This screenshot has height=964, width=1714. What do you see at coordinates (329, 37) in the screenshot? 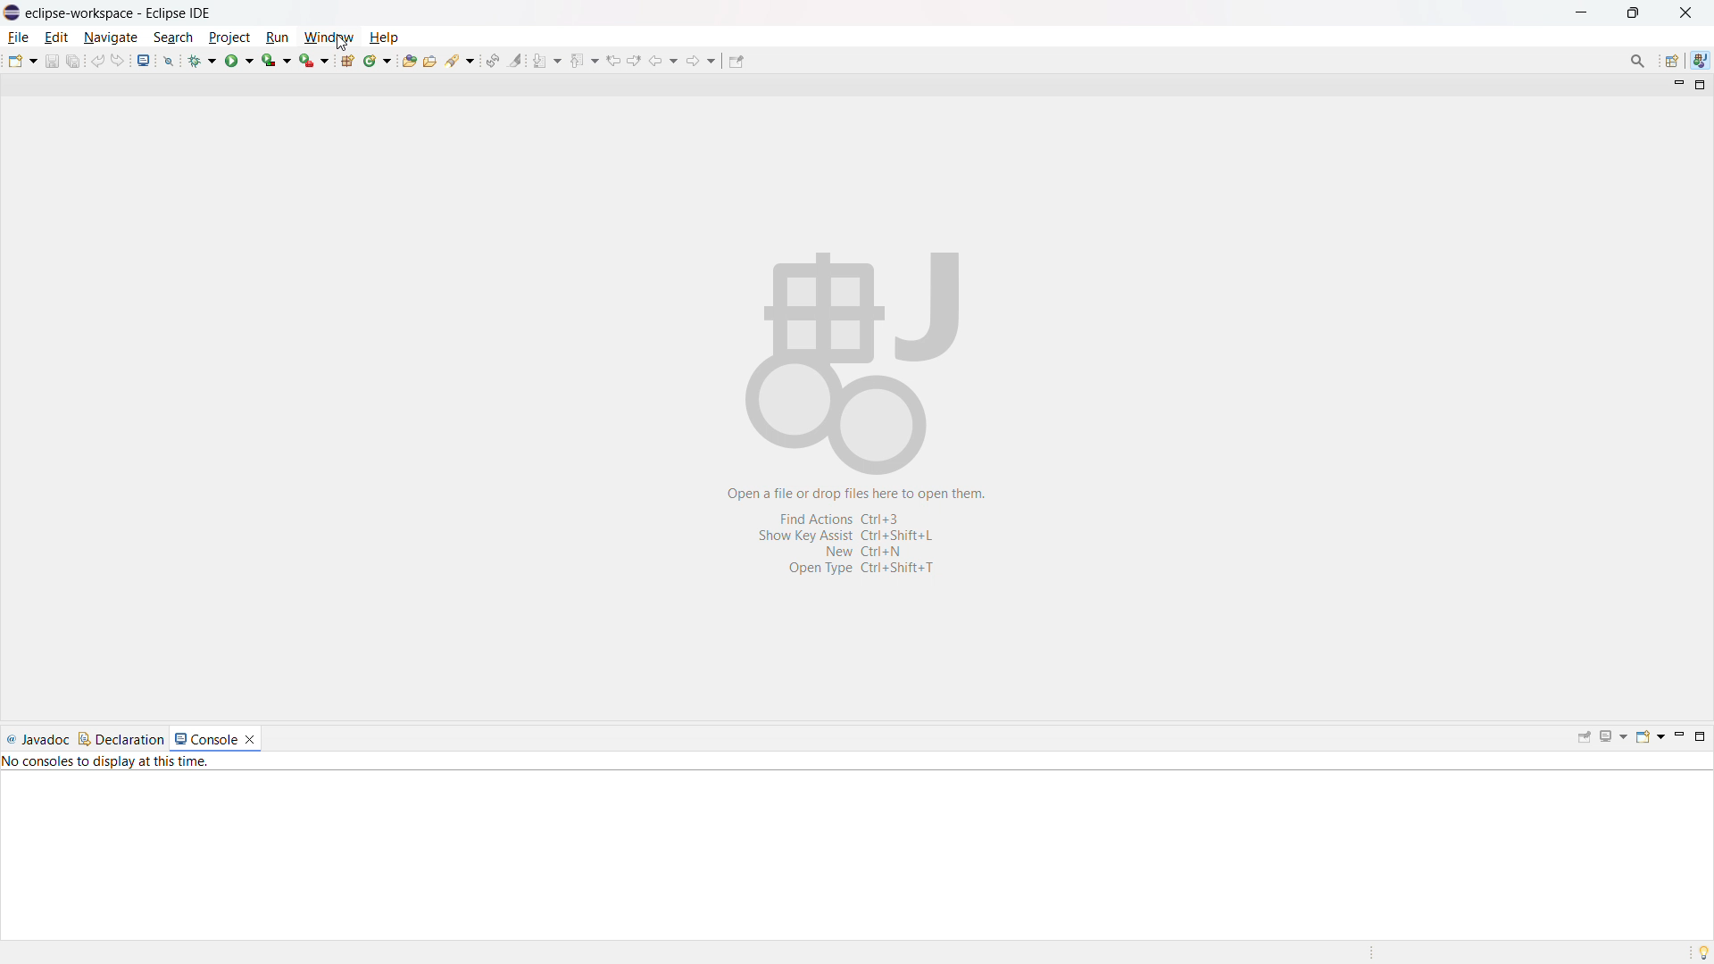
I see `window` at bounding box center [329, 37].